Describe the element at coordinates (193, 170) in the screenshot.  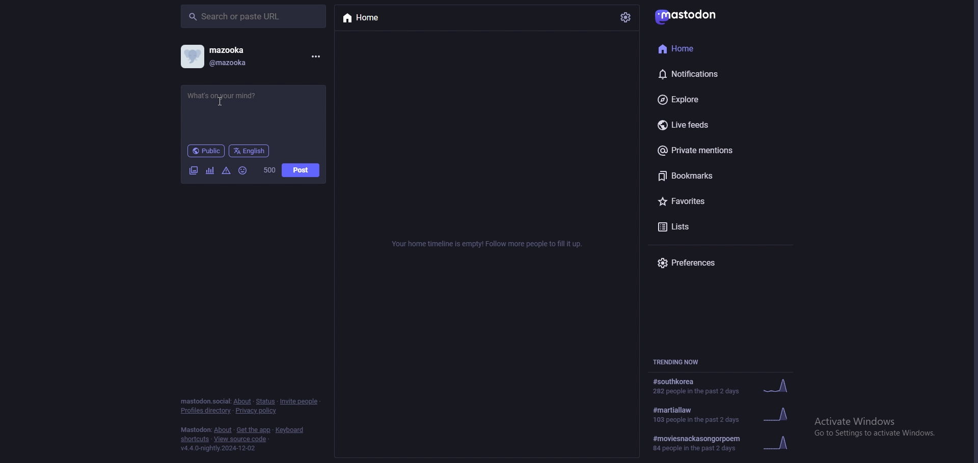
I see `image` at that location.